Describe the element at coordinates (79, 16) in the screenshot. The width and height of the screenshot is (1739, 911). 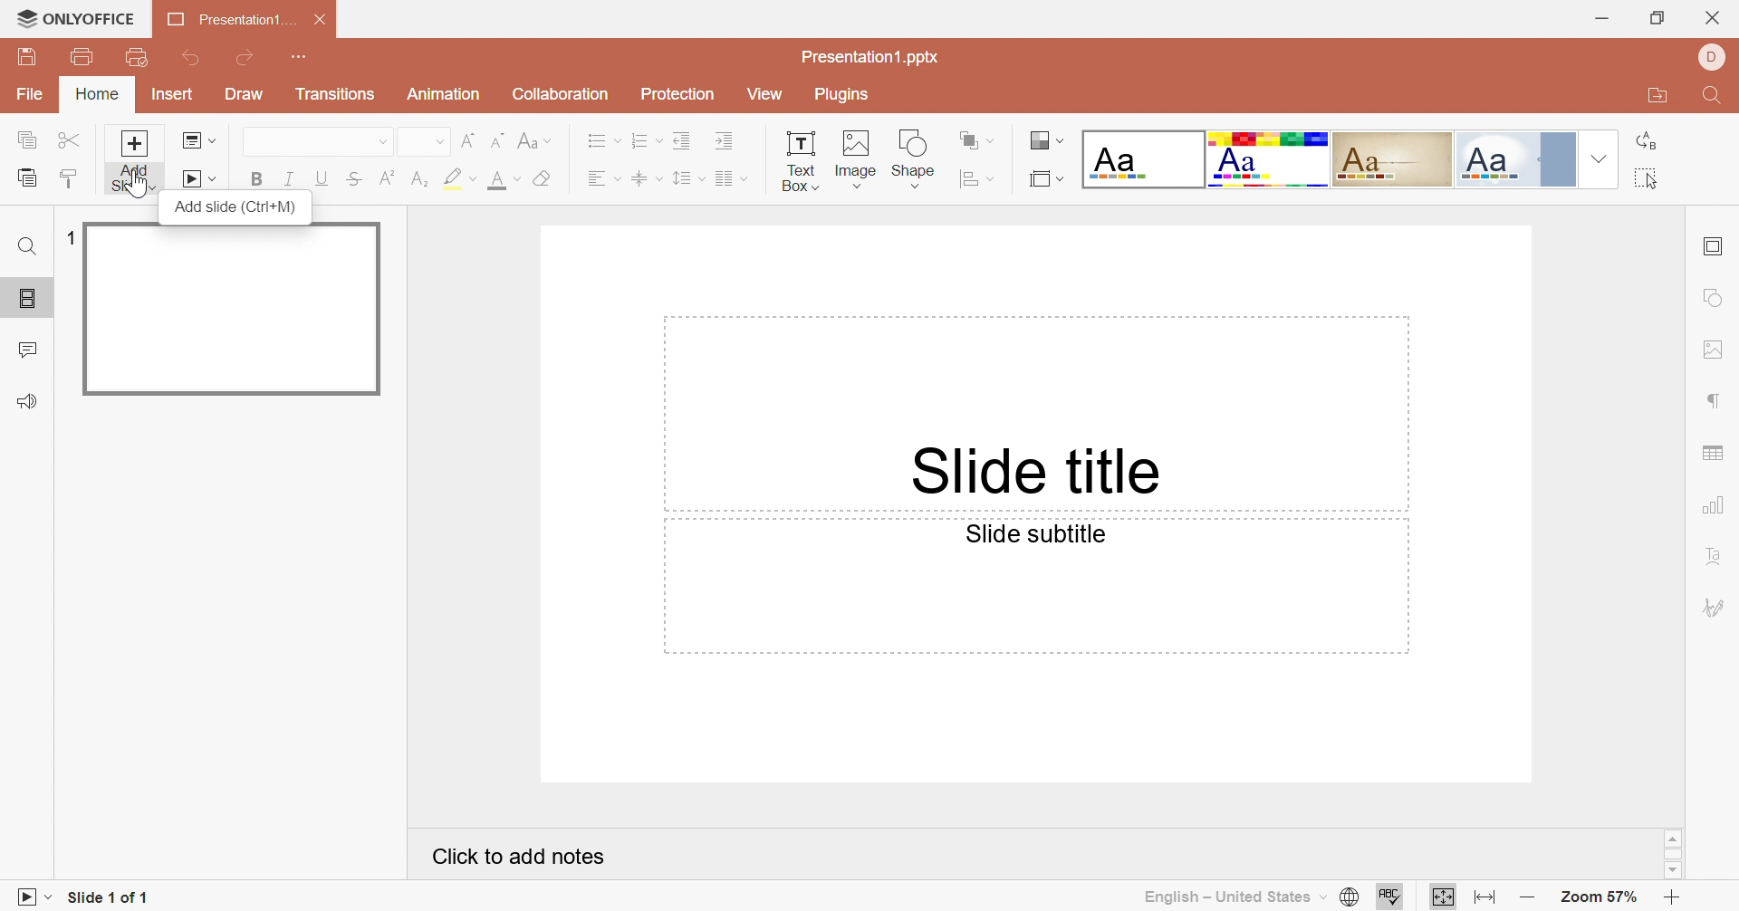
I see `ONLYOFFICE` at that location.